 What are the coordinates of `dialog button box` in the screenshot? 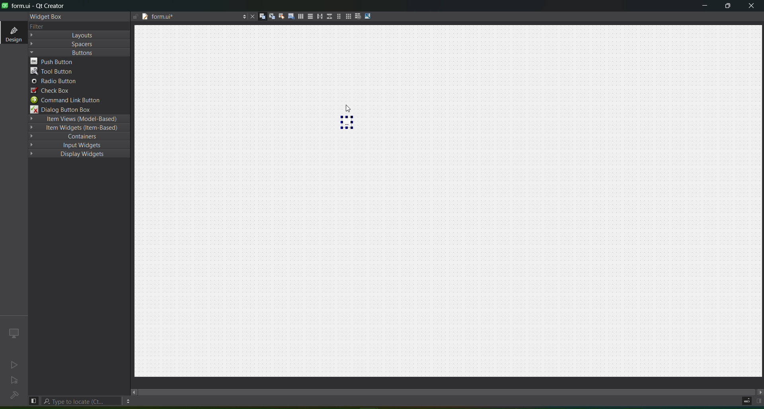 It's located at (76, 109).